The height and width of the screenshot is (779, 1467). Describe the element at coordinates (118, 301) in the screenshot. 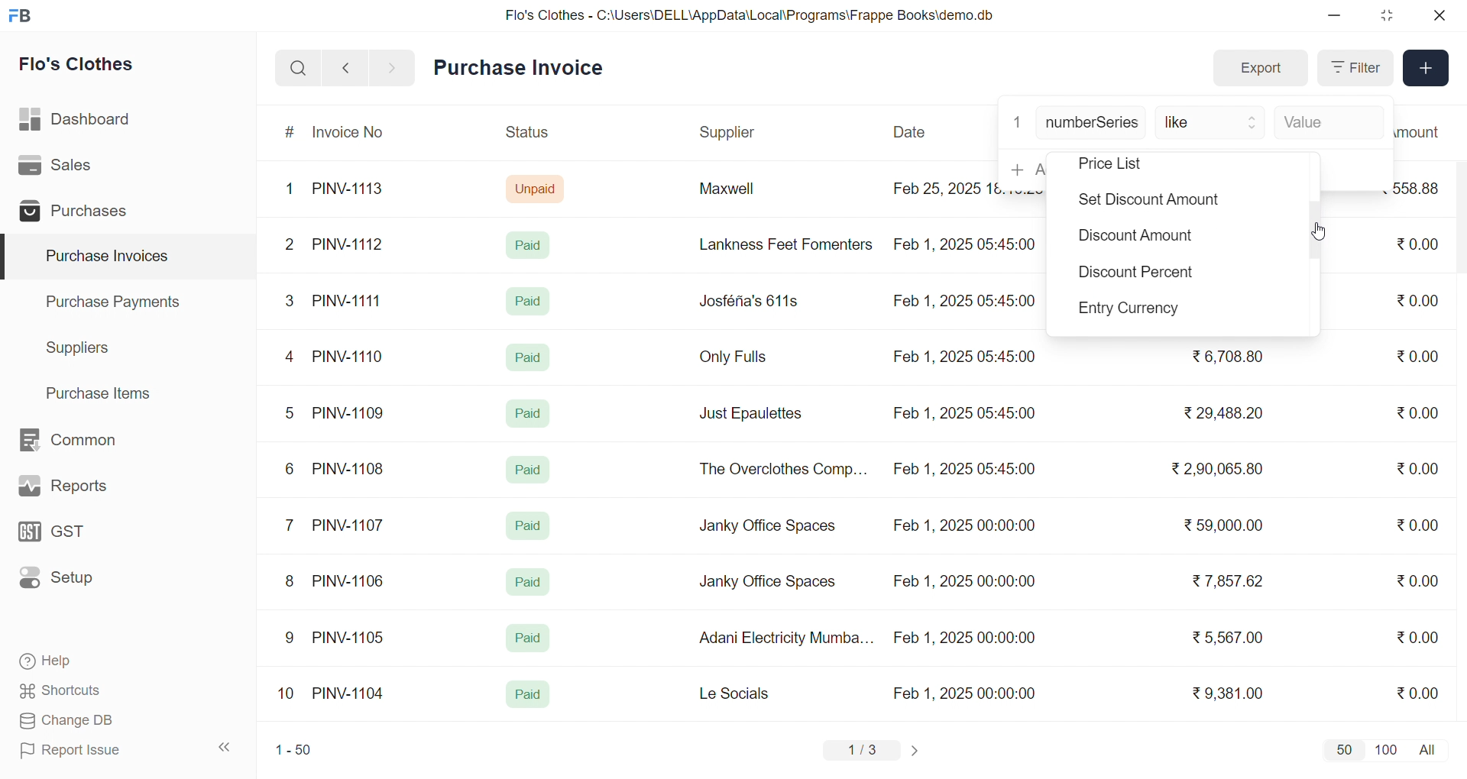

I see `Purchase Payments` at that location.